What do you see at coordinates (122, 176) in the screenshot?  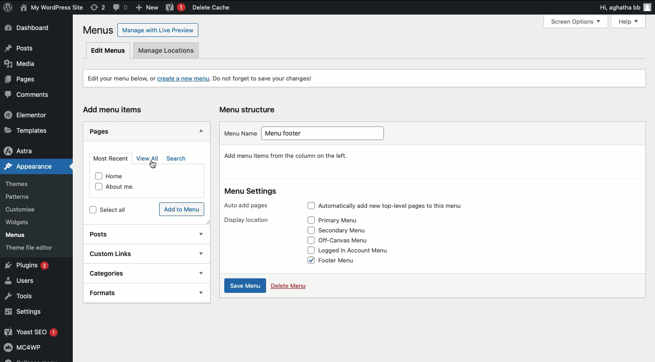 I see `Home` at bounding box center [122, 176].